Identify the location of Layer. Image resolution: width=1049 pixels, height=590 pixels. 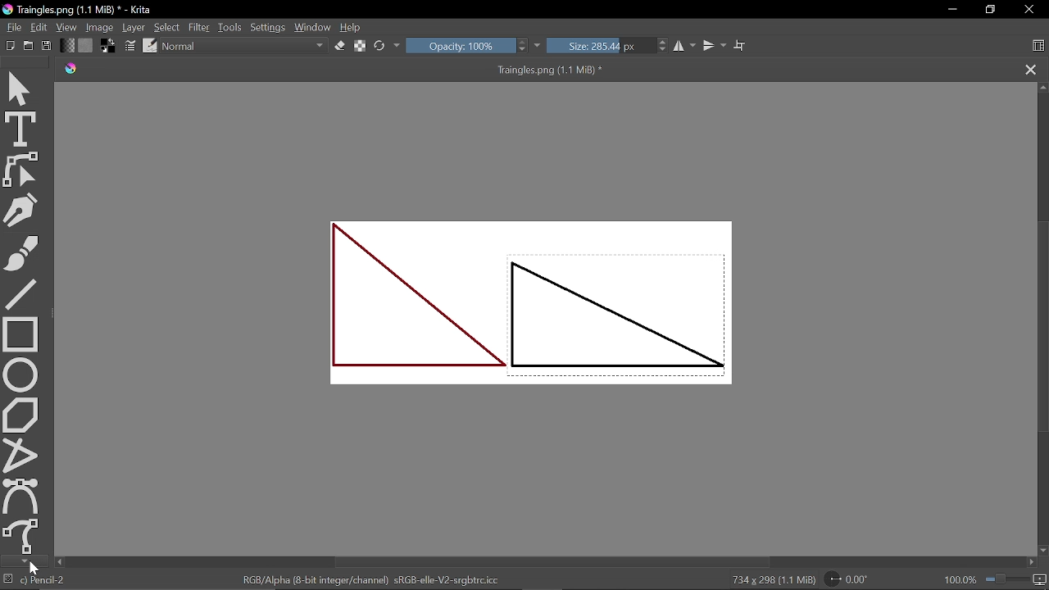
(134, 28).